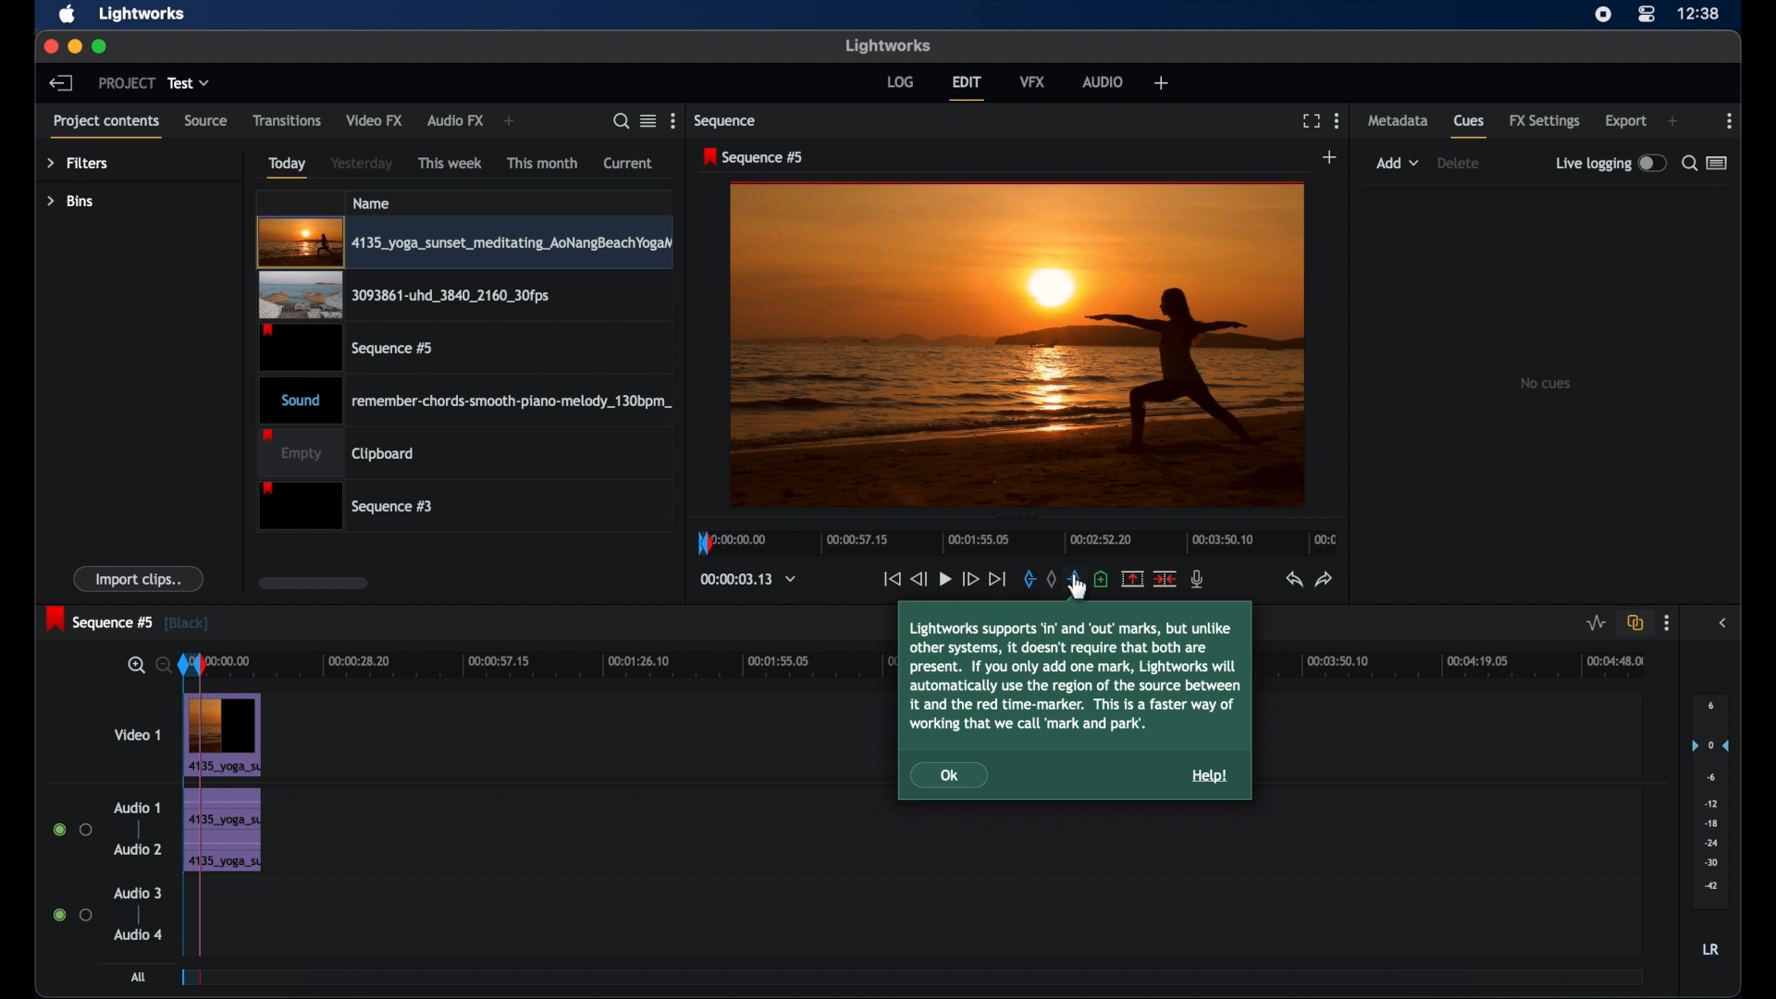 This screenshot has height=999, width=1776. What do you see at coordinates (1667, 623) in the screenshot?
I see `more options` at bounding box center [1667, 623].